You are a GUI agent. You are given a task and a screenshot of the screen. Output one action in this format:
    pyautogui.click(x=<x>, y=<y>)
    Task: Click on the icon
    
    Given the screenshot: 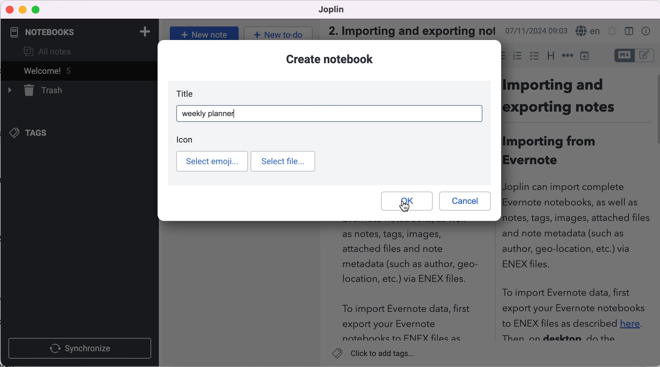 What is the action you would take?
    pyautogui.click(x=188, y=140)
    